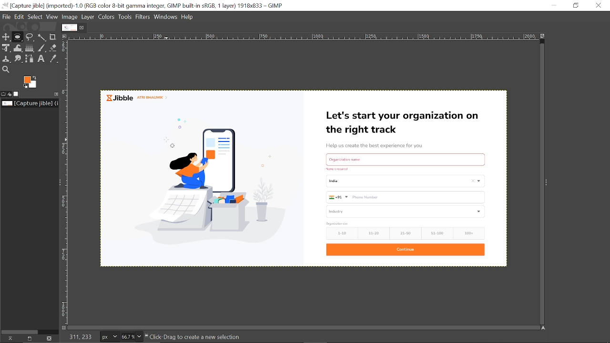 The height and width of the screenshot is (343, 610). I want to click on horizontal ruler, so click(300, 37).